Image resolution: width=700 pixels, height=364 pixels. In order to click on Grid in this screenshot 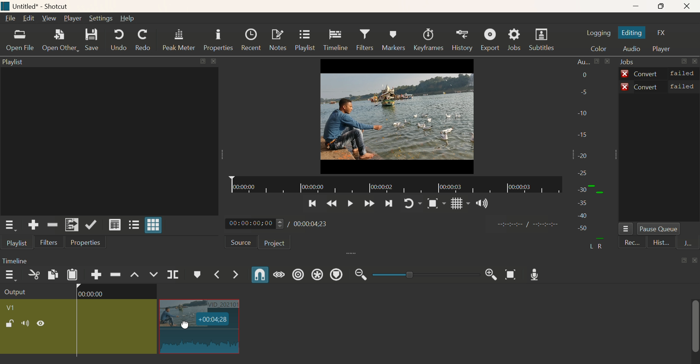, I will do `click(456, 205)`.